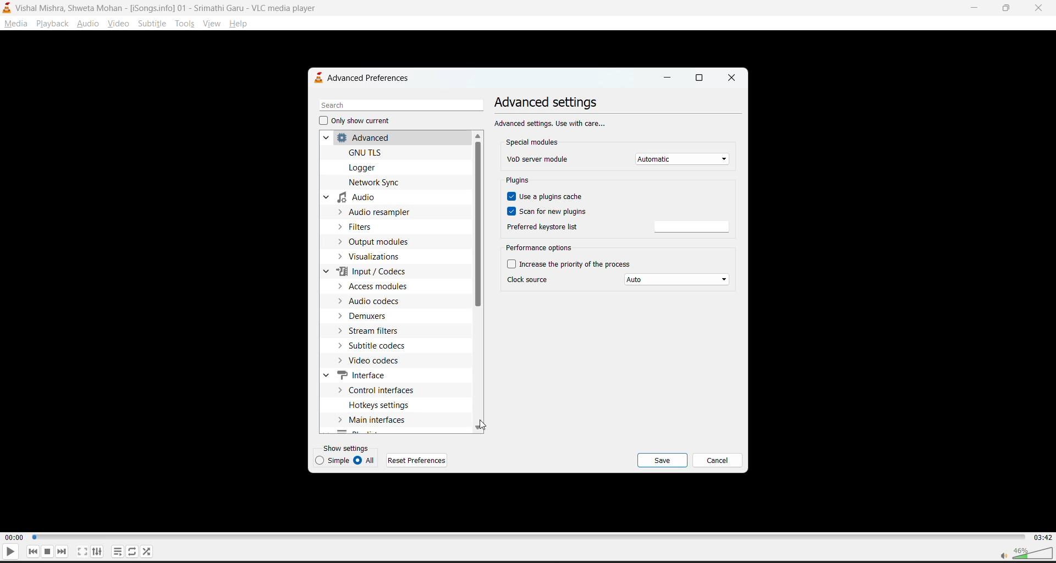 Image resolution: width=1056 pixels, height=563 pixels. I want to click on next, so click(60, 552).